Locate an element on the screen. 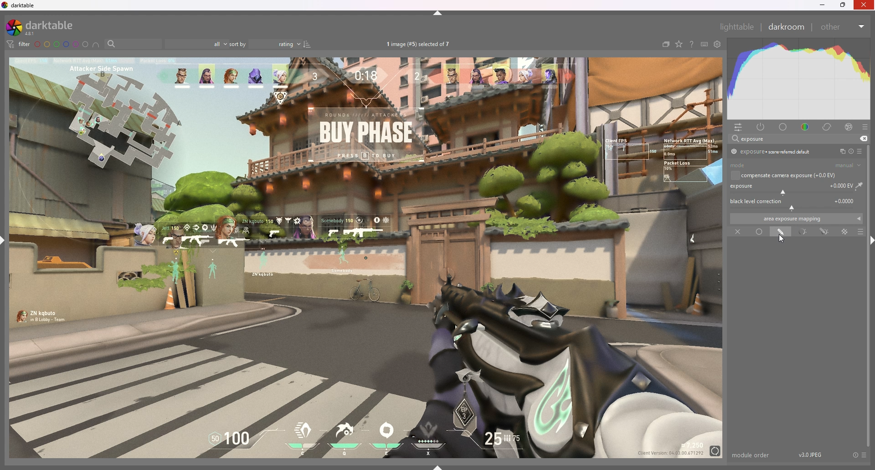 The width and height of the screenshot is (875, 470). area exposure mapping is located at coordinates (796, 219).